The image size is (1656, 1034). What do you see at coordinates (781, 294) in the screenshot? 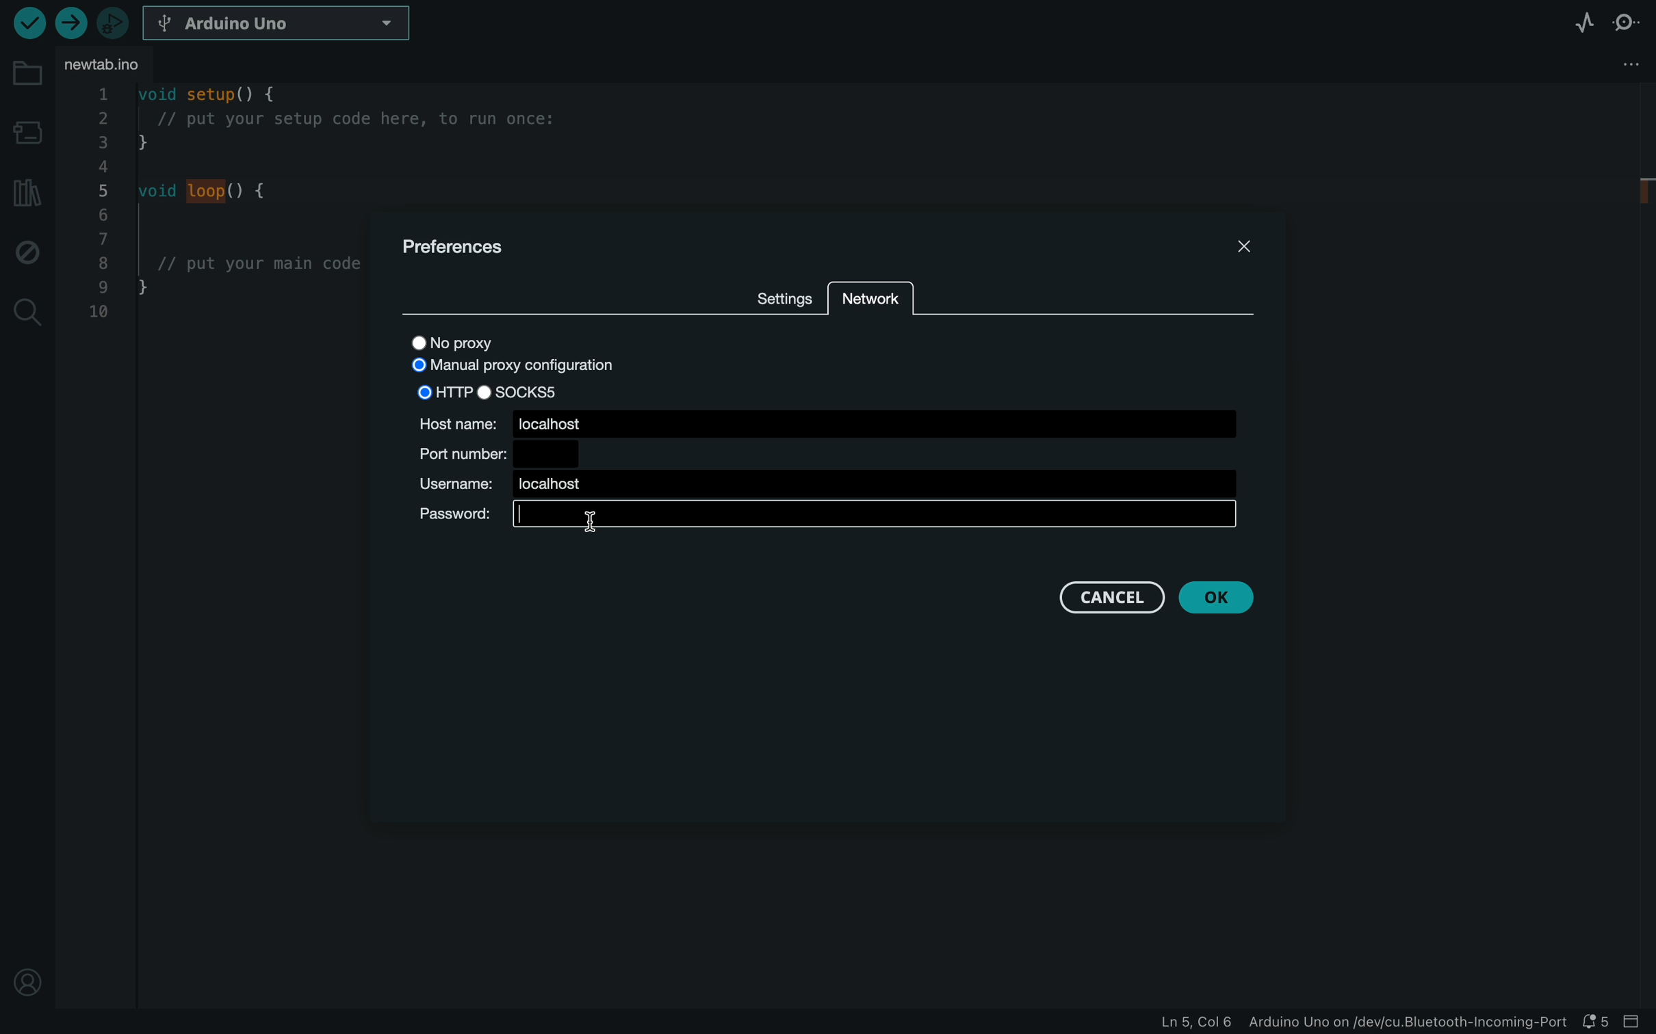
I see `settings` at bounding box center [781, 294].